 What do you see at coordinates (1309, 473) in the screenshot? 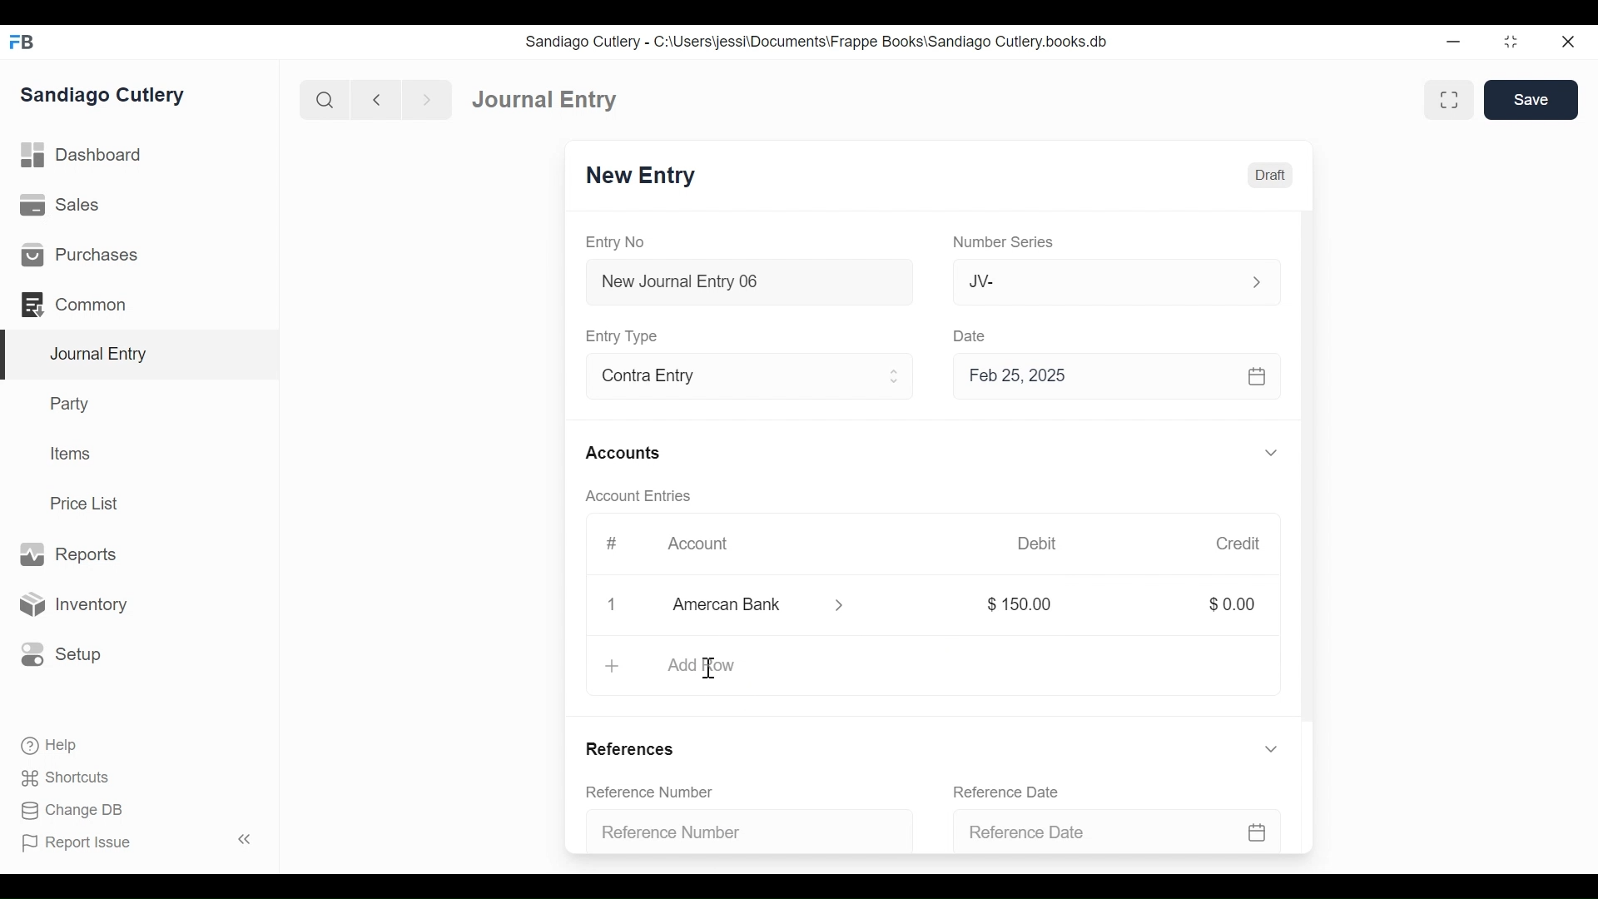
I see `Vertical Scroll bar` at bounding box center [1309, 473].